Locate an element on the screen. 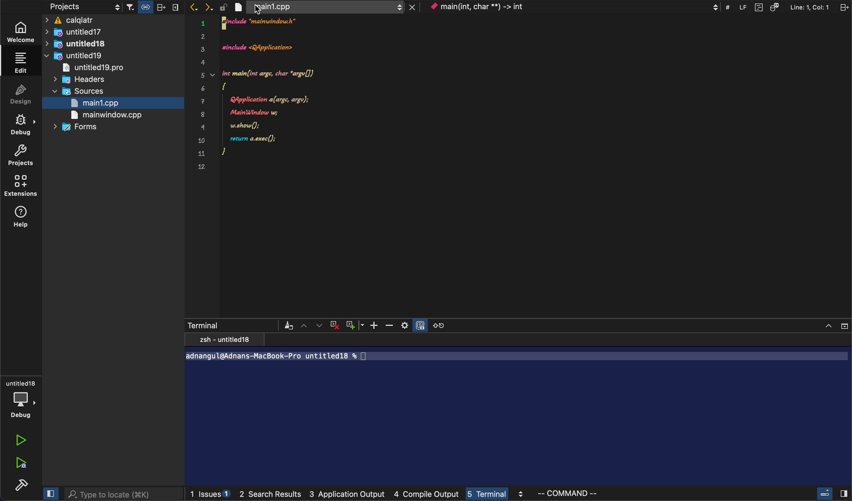  main1.cpp is located at coordinates (110, 103).